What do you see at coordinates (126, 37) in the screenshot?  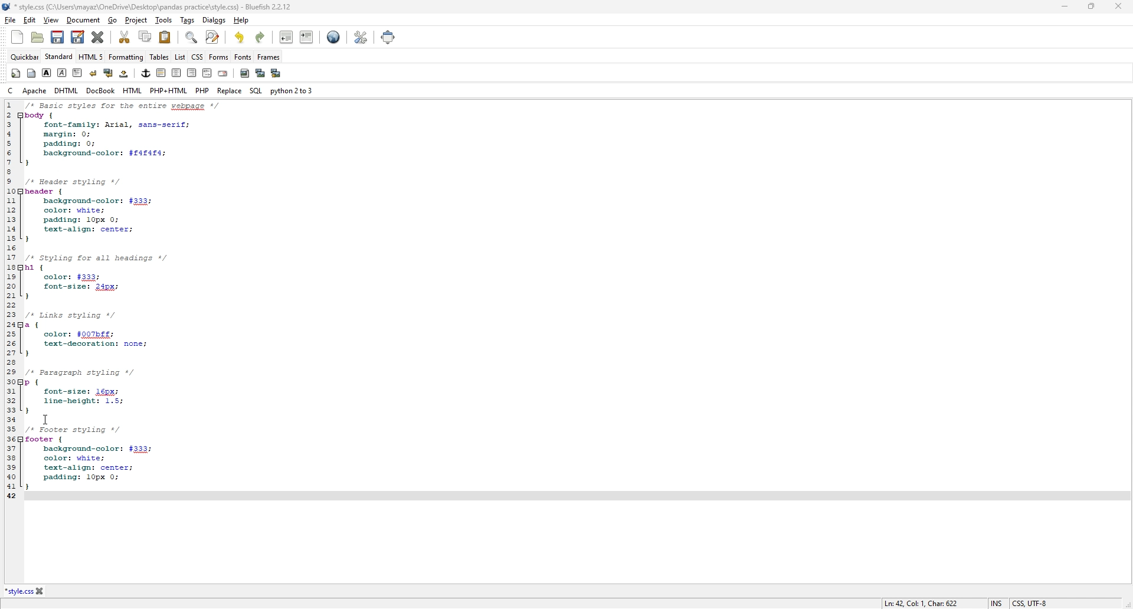 I see `cut` at bounding box center [126, 37].